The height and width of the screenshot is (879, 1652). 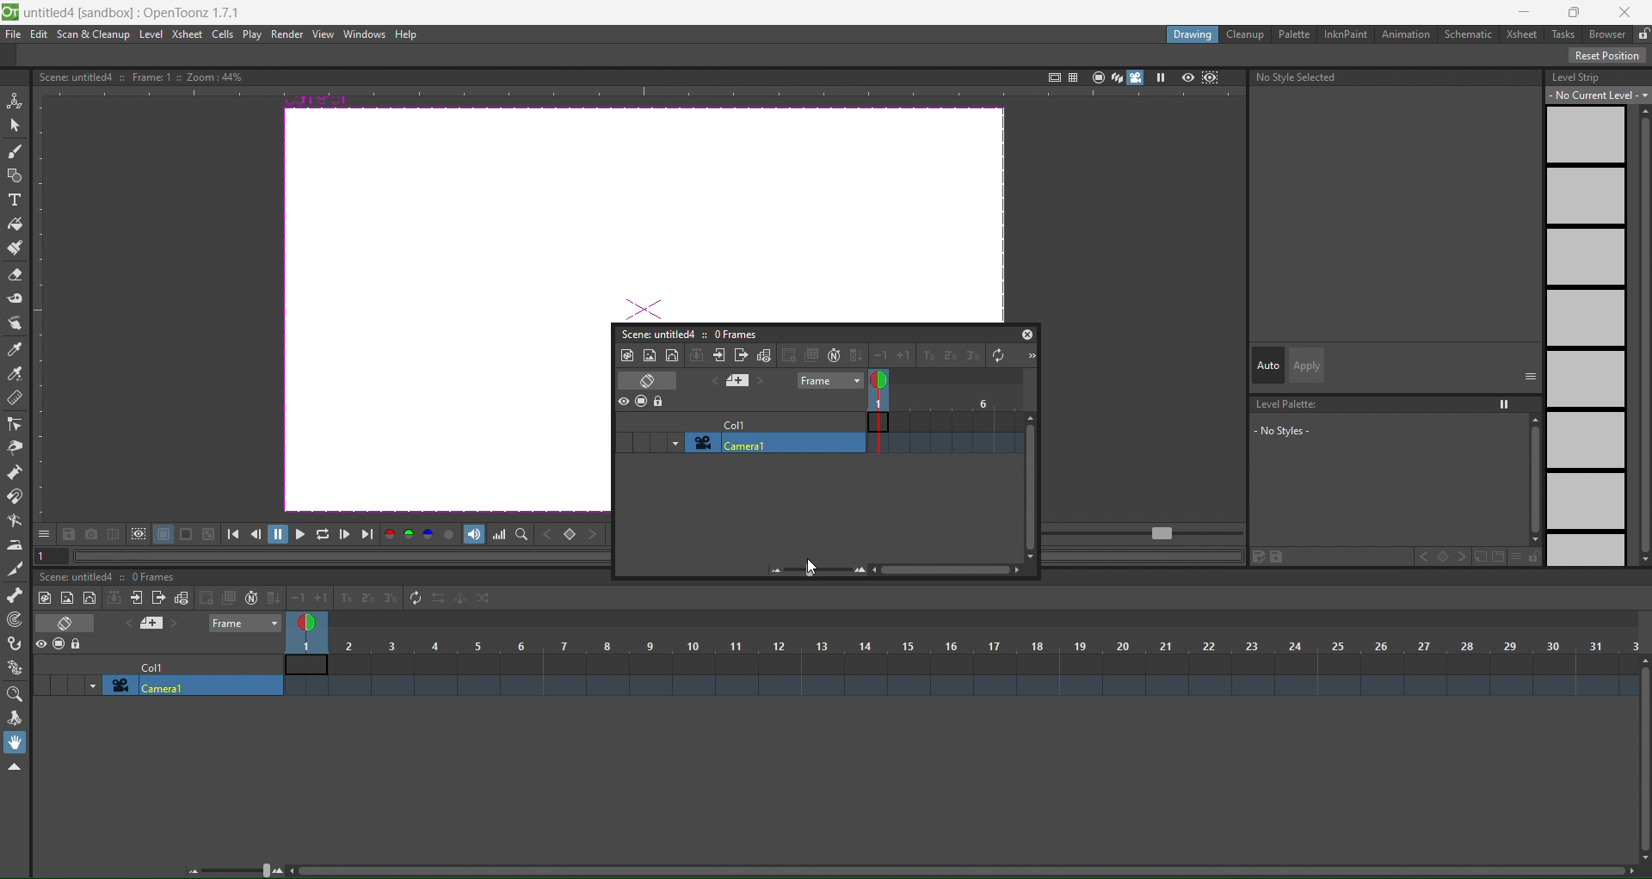 I want to click on playback options, so click(x=301, y=537).